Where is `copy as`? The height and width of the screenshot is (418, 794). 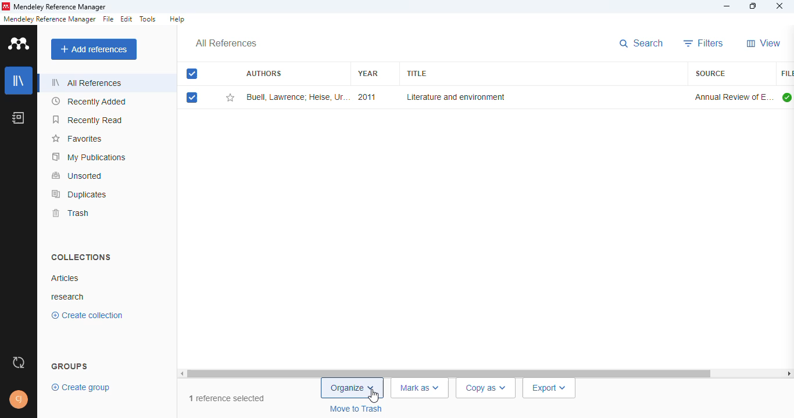
copy as is located at coordinates (487, 388).